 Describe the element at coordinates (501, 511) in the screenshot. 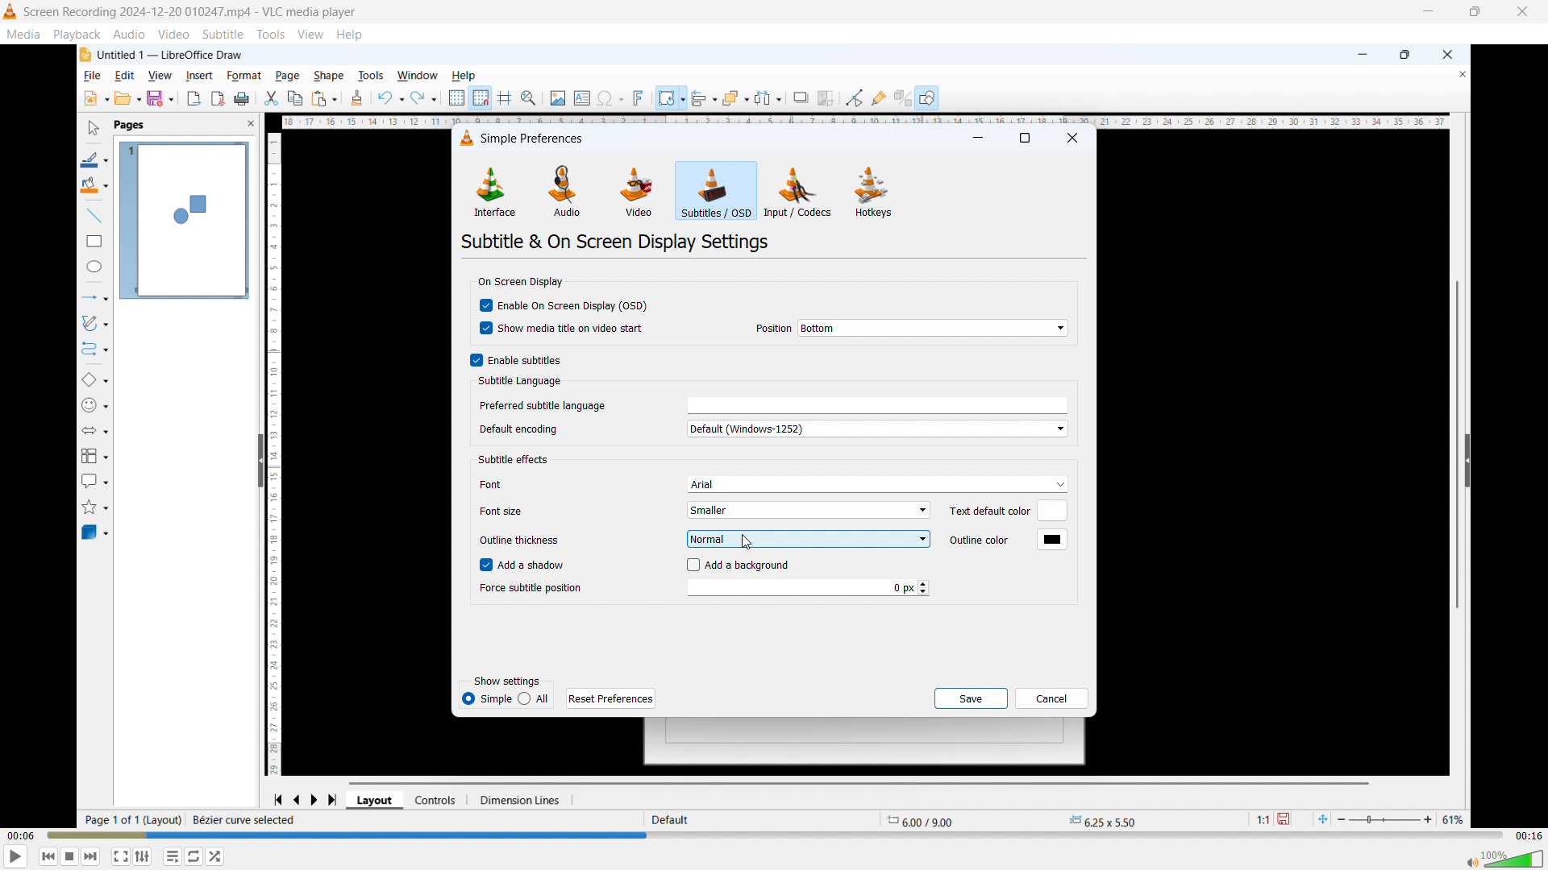

I see `Font size` at that location.